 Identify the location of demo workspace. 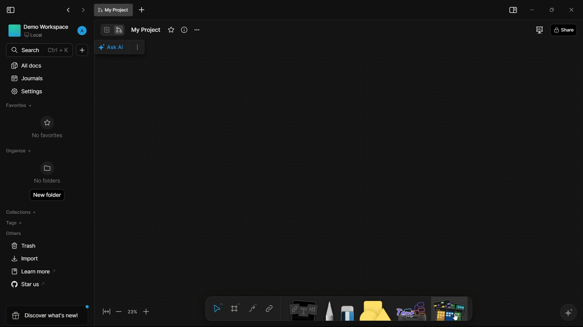
(39, 31).